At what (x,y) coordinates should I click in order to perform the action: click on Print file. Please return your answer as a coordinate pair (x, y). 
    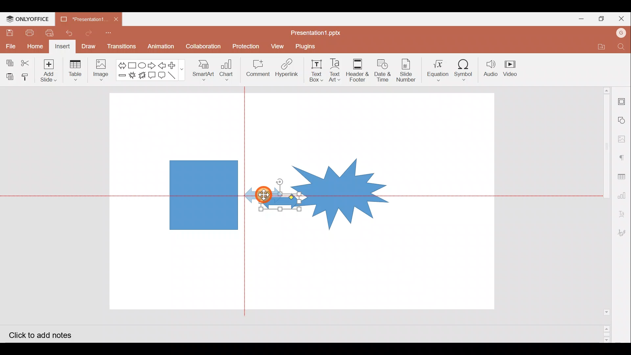
    Looking at the image, I should click on (28, 33).